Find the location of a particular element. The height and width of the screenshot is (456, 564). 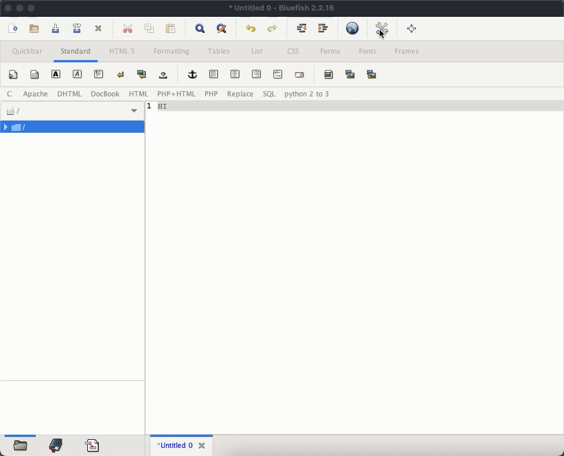

close is located at coordinates (8, 8).